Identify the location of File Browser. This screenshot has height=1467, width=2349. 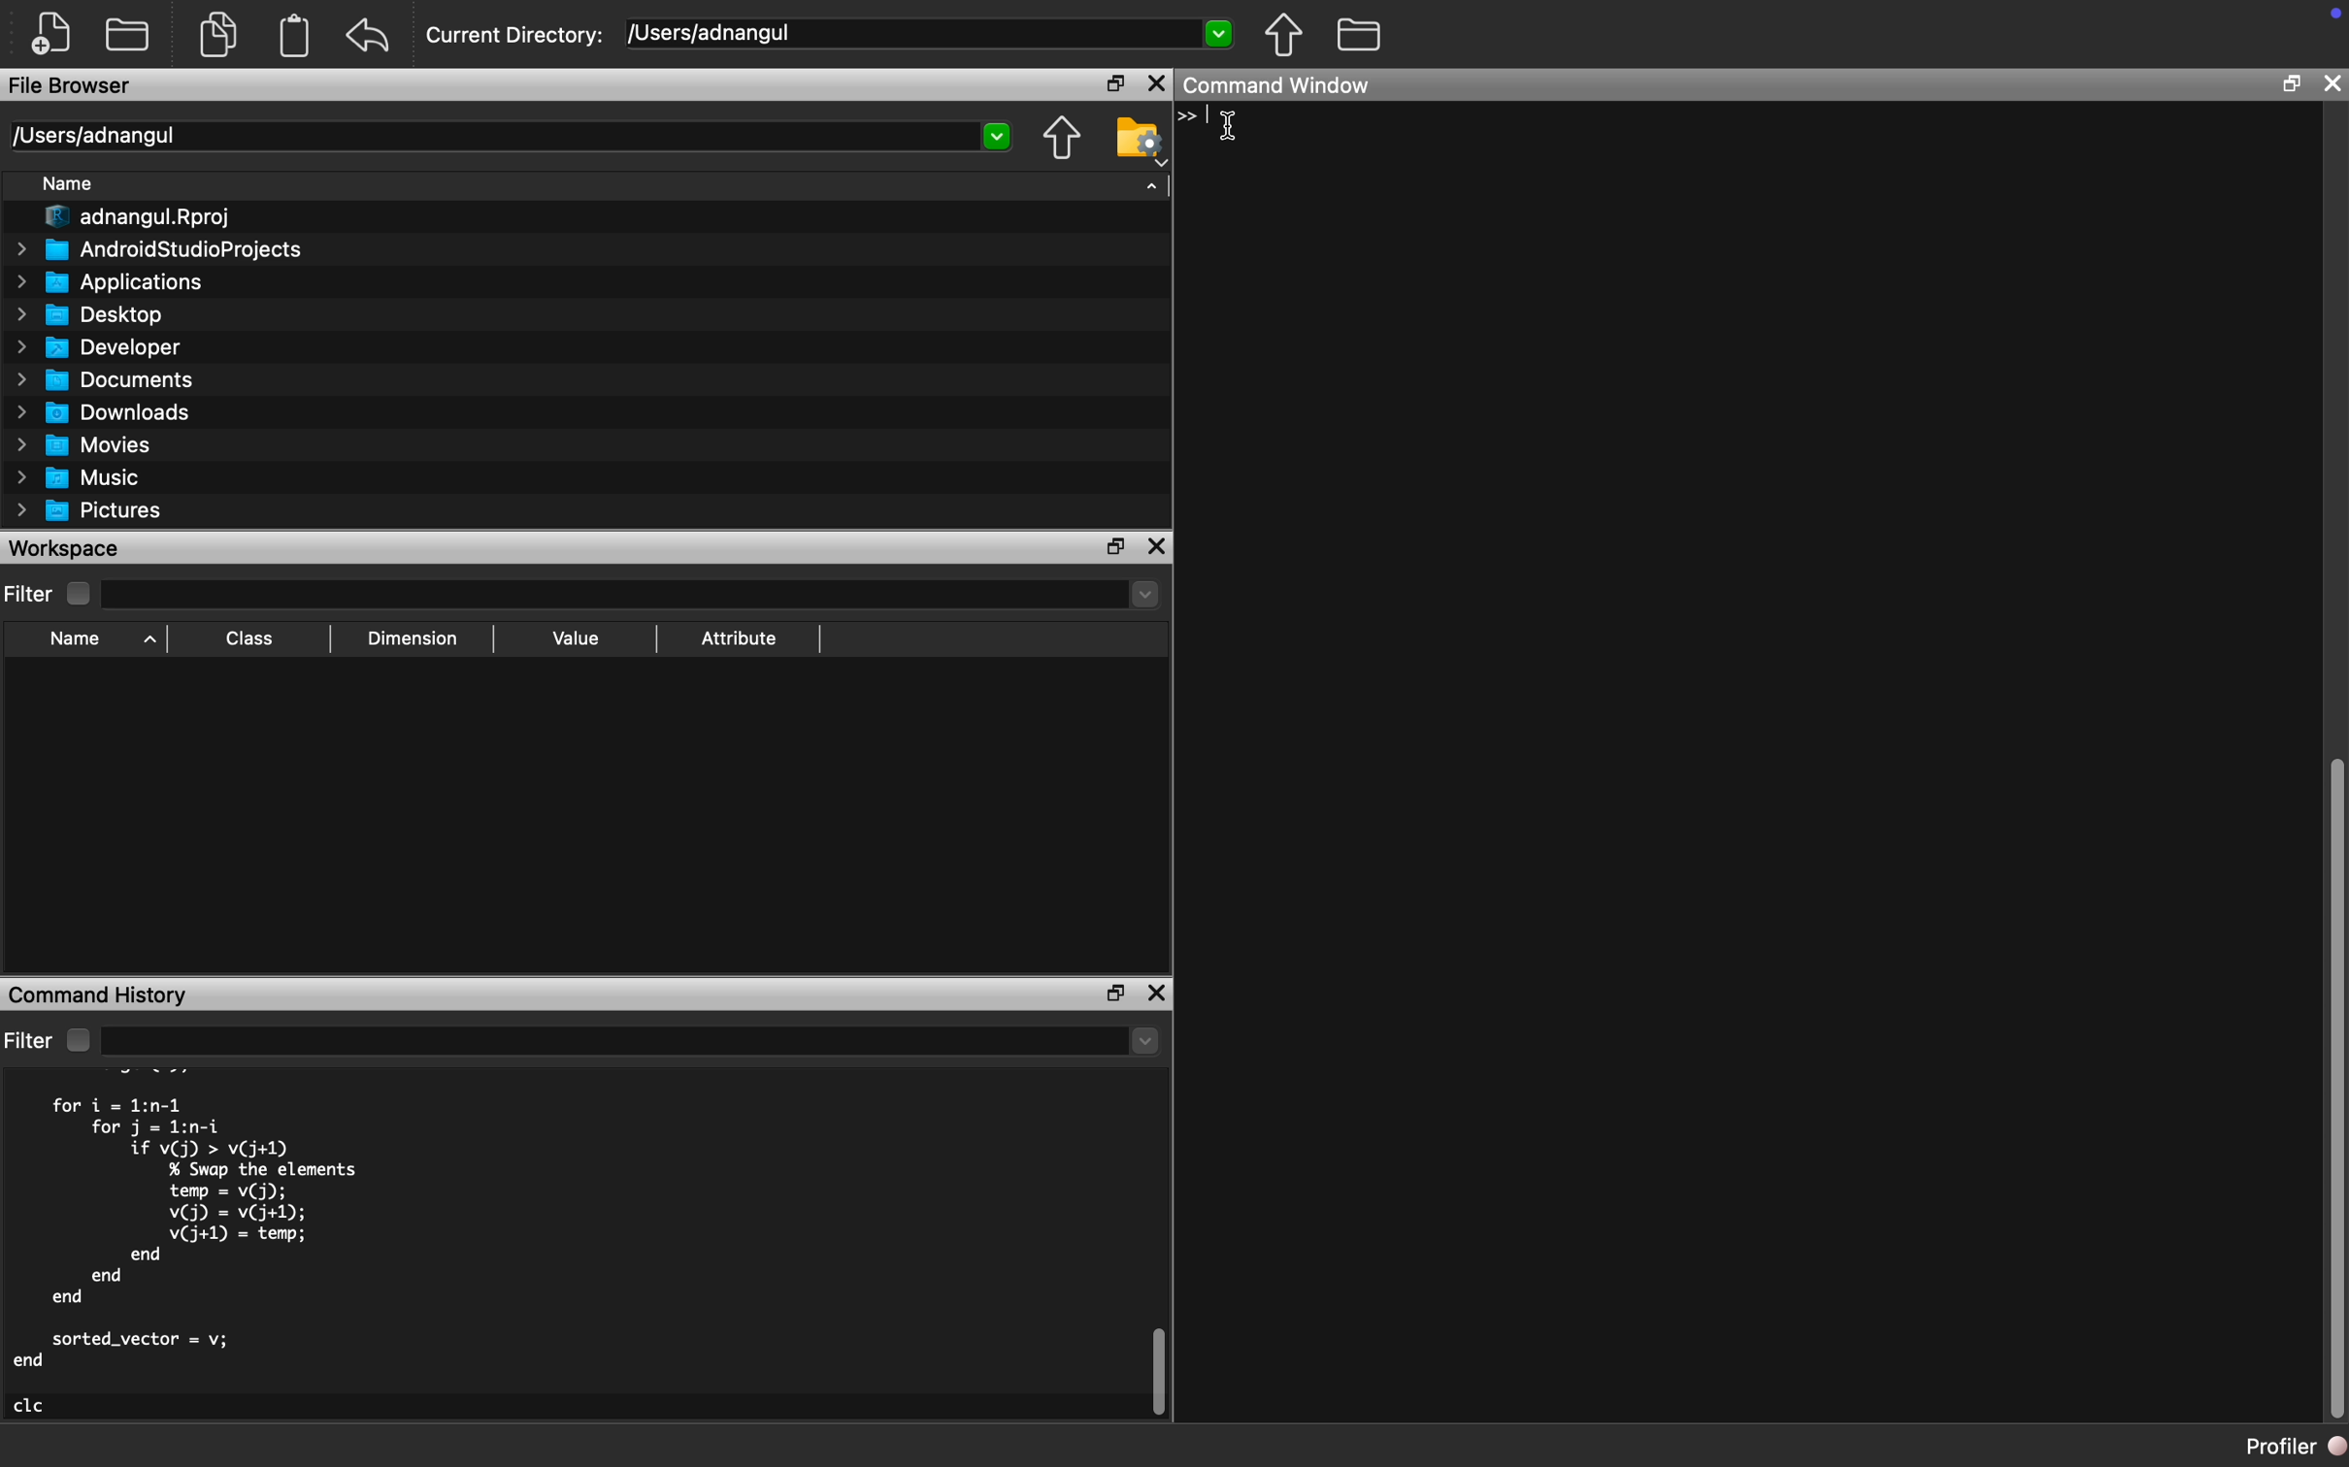
(76, 86).